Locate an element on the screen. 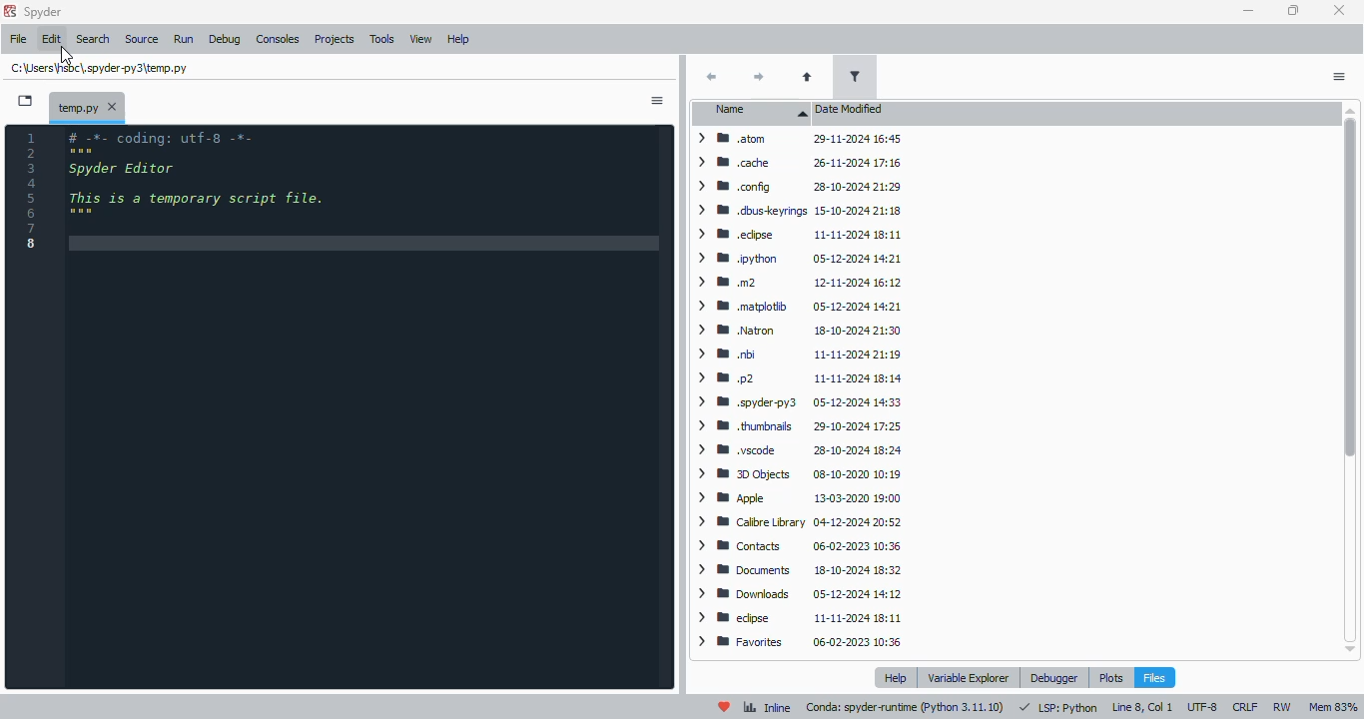 This screenshot has height=719, width=1364. parent is located at coordinates (806, 78).